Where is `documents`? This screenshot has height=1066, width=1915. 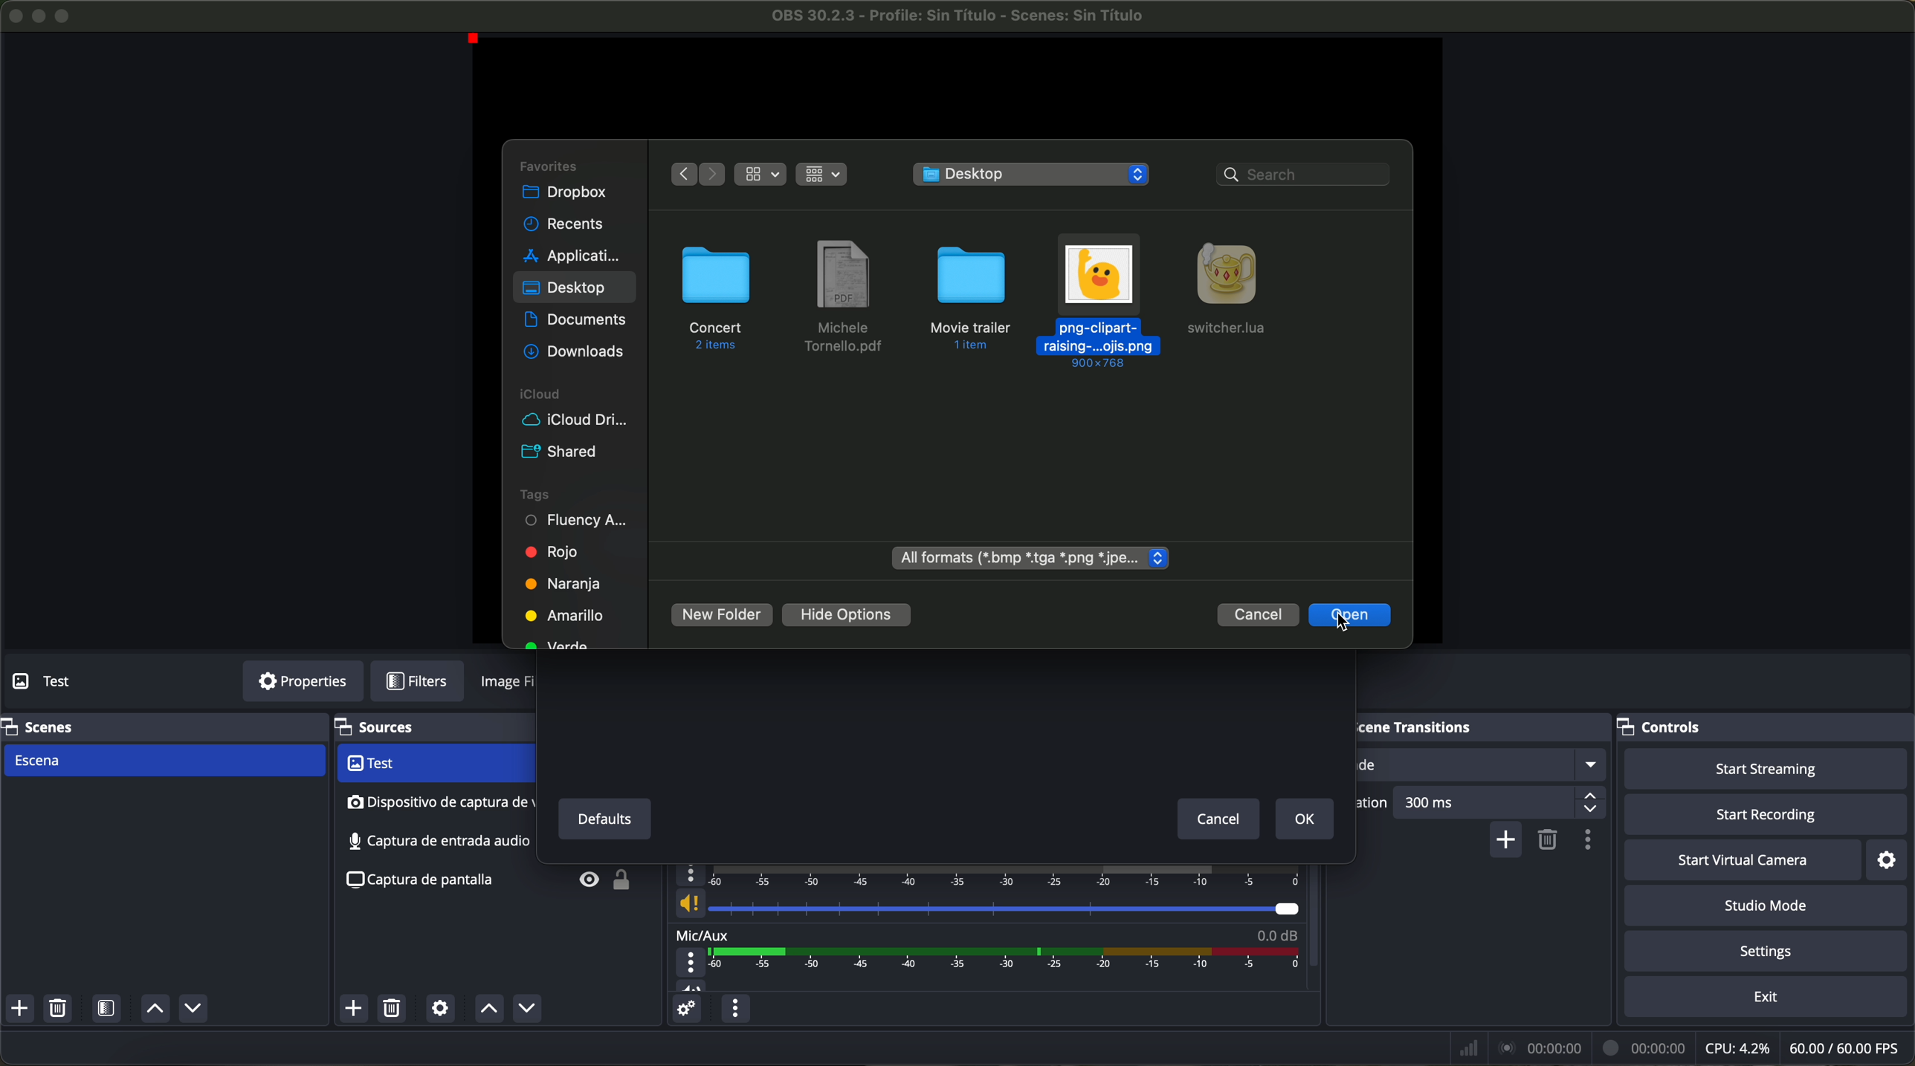
documents is located at coordinates (577, 320).